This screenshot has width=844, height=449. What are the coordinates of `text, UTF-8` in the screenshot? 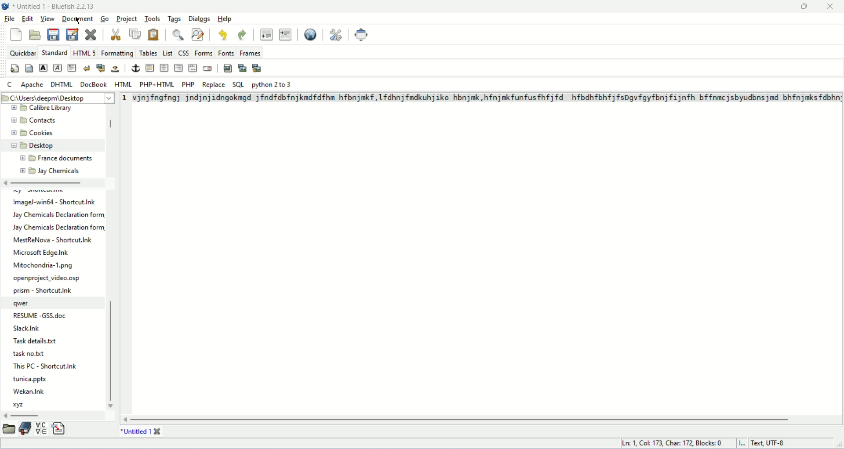 It's located at (774, 444).